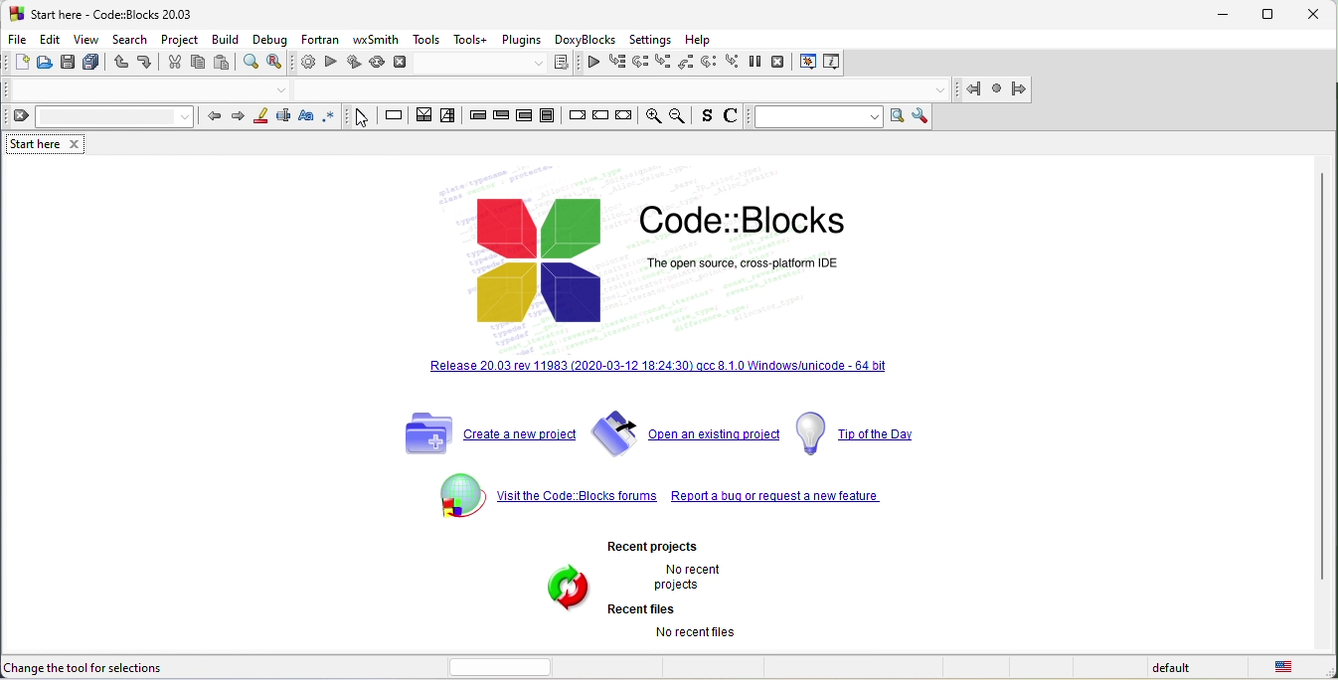  Describe the element at coordinates (687, 65) in the screenshot. I see `step out` at that location.